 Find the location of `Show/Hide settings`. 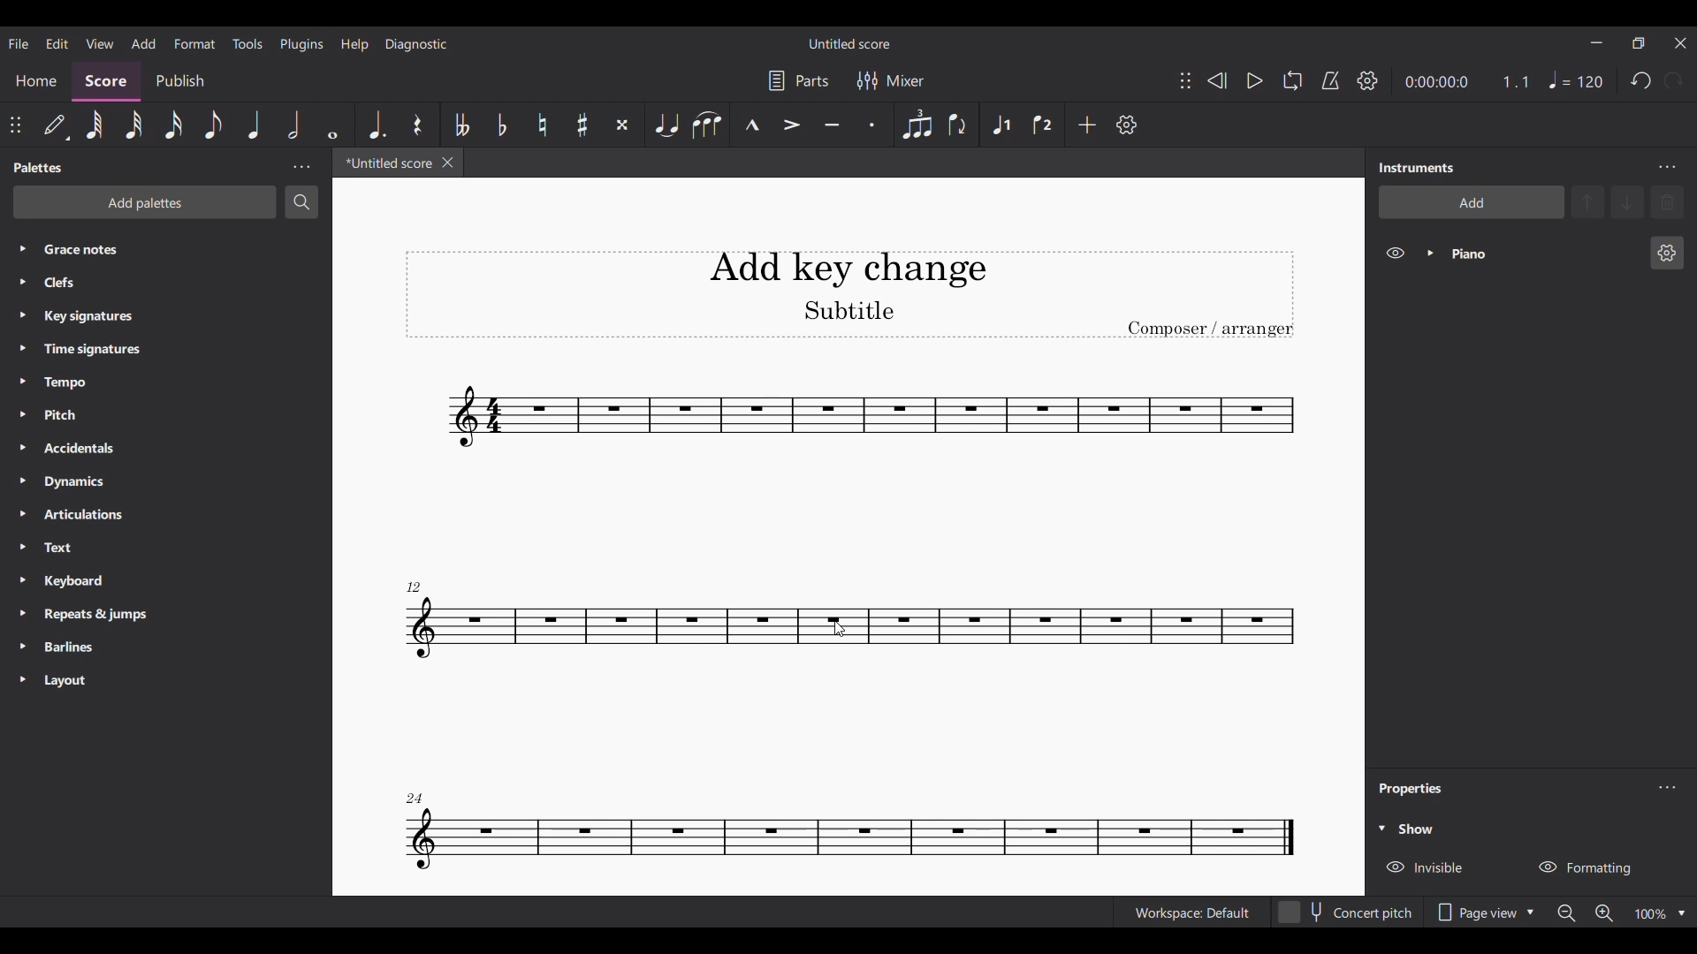

Show/Hide settings is located at coordinates (1368, 80).